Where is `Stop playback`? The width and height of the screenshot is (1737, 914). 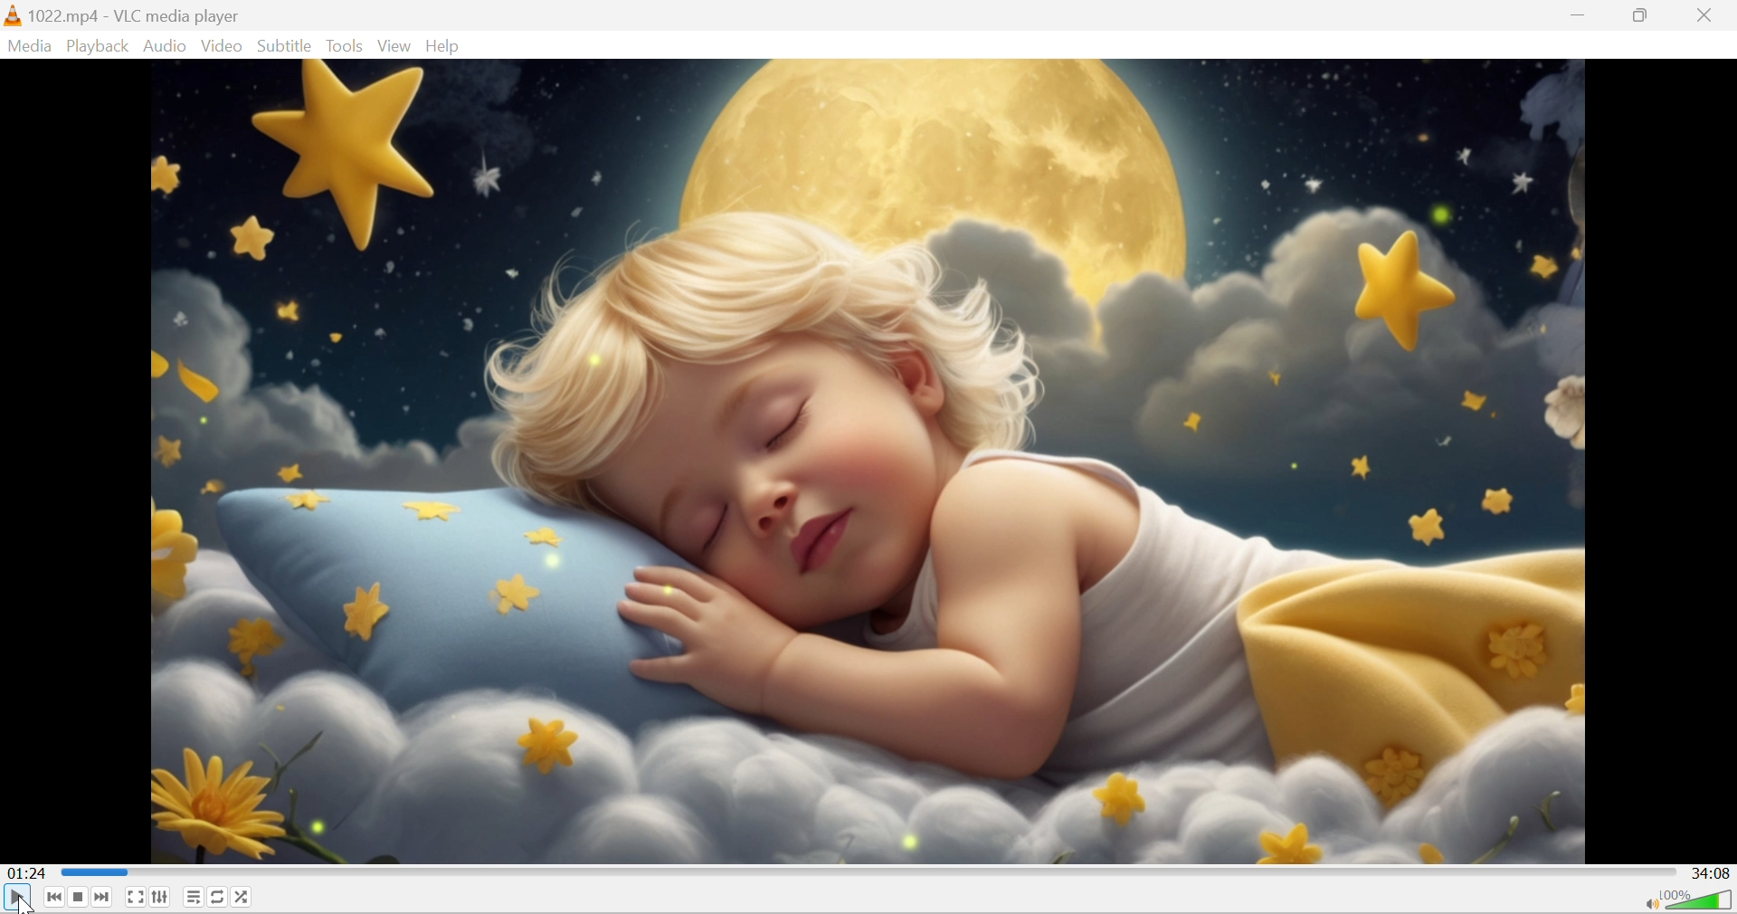 Stop playback is located at coordinates (80, 898).